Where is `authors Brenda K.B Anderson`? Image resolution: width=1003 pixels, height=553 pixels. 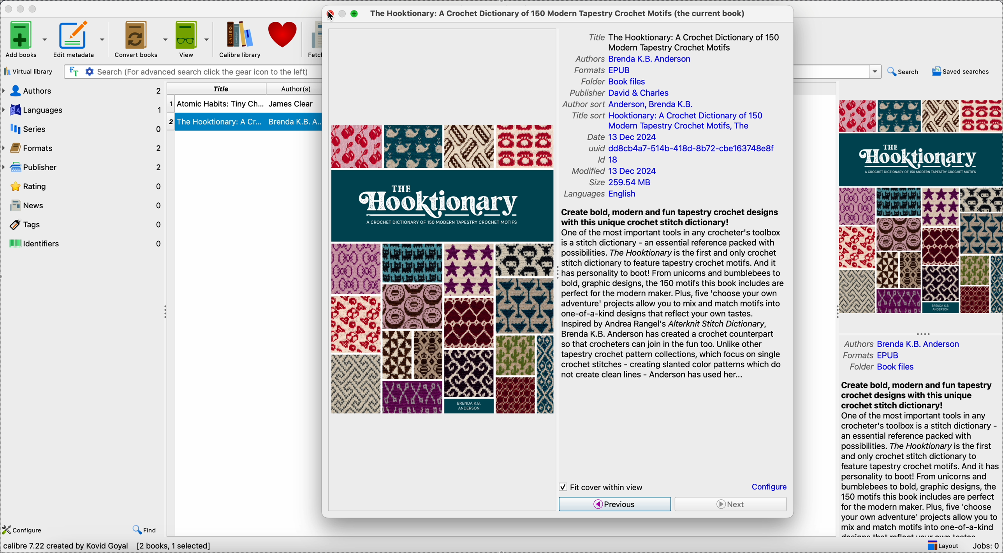
authors Brenda K.B Anderson is located at coordinates (638, 59).